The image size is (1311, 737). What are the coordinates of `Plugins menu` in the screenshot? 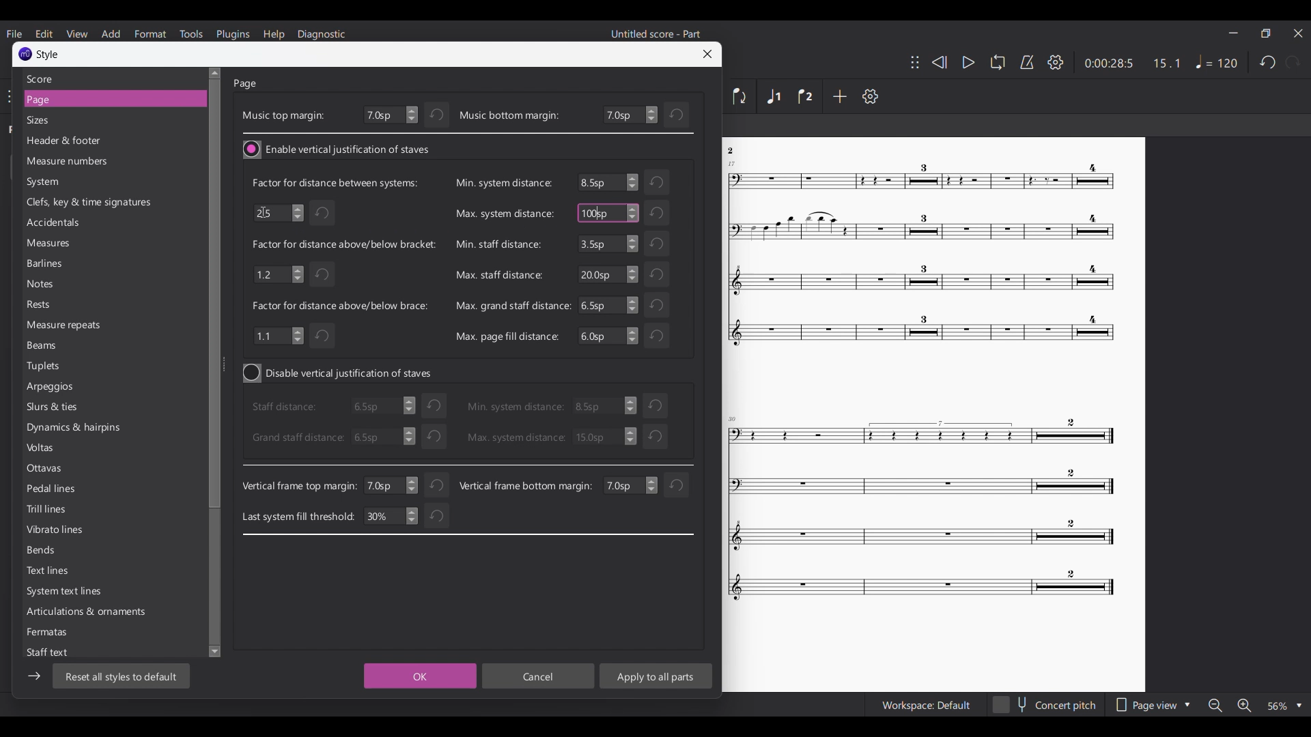 It's located at (233, 34).